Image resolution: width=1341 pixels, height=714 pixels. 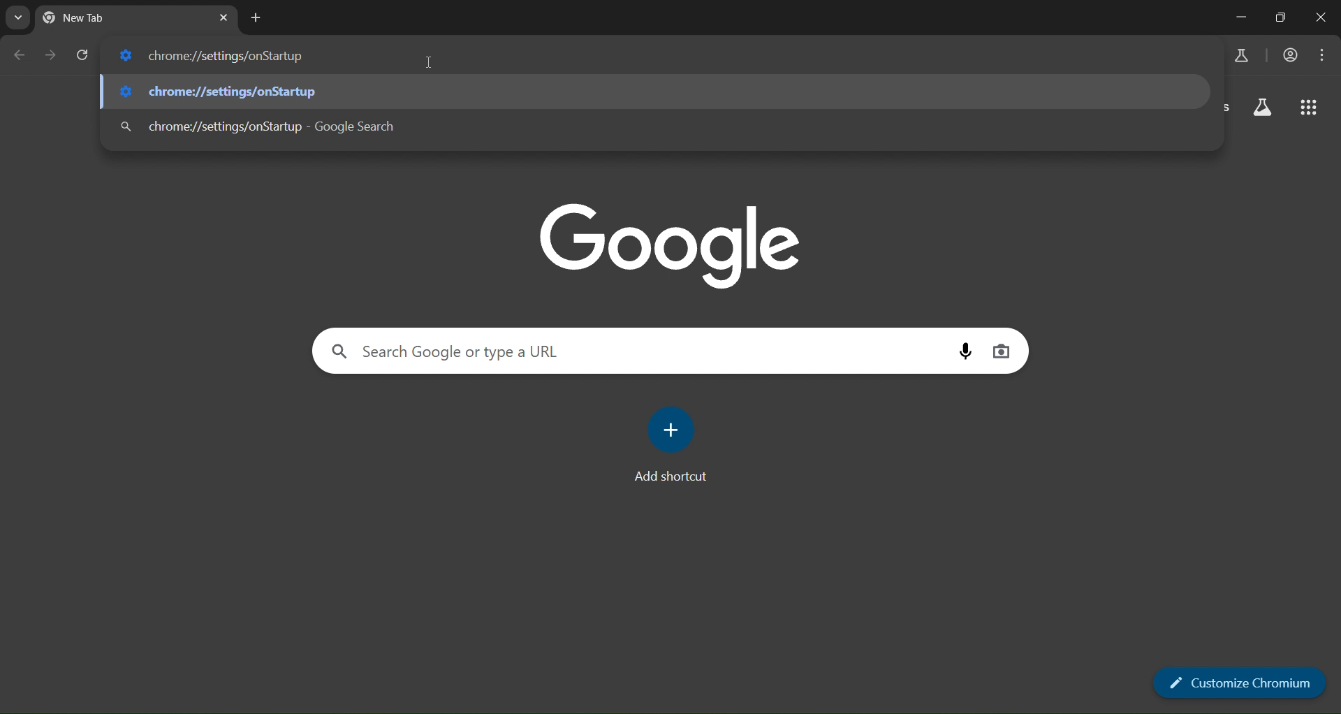 I want to click on voice search, so click(x=964, y=352).